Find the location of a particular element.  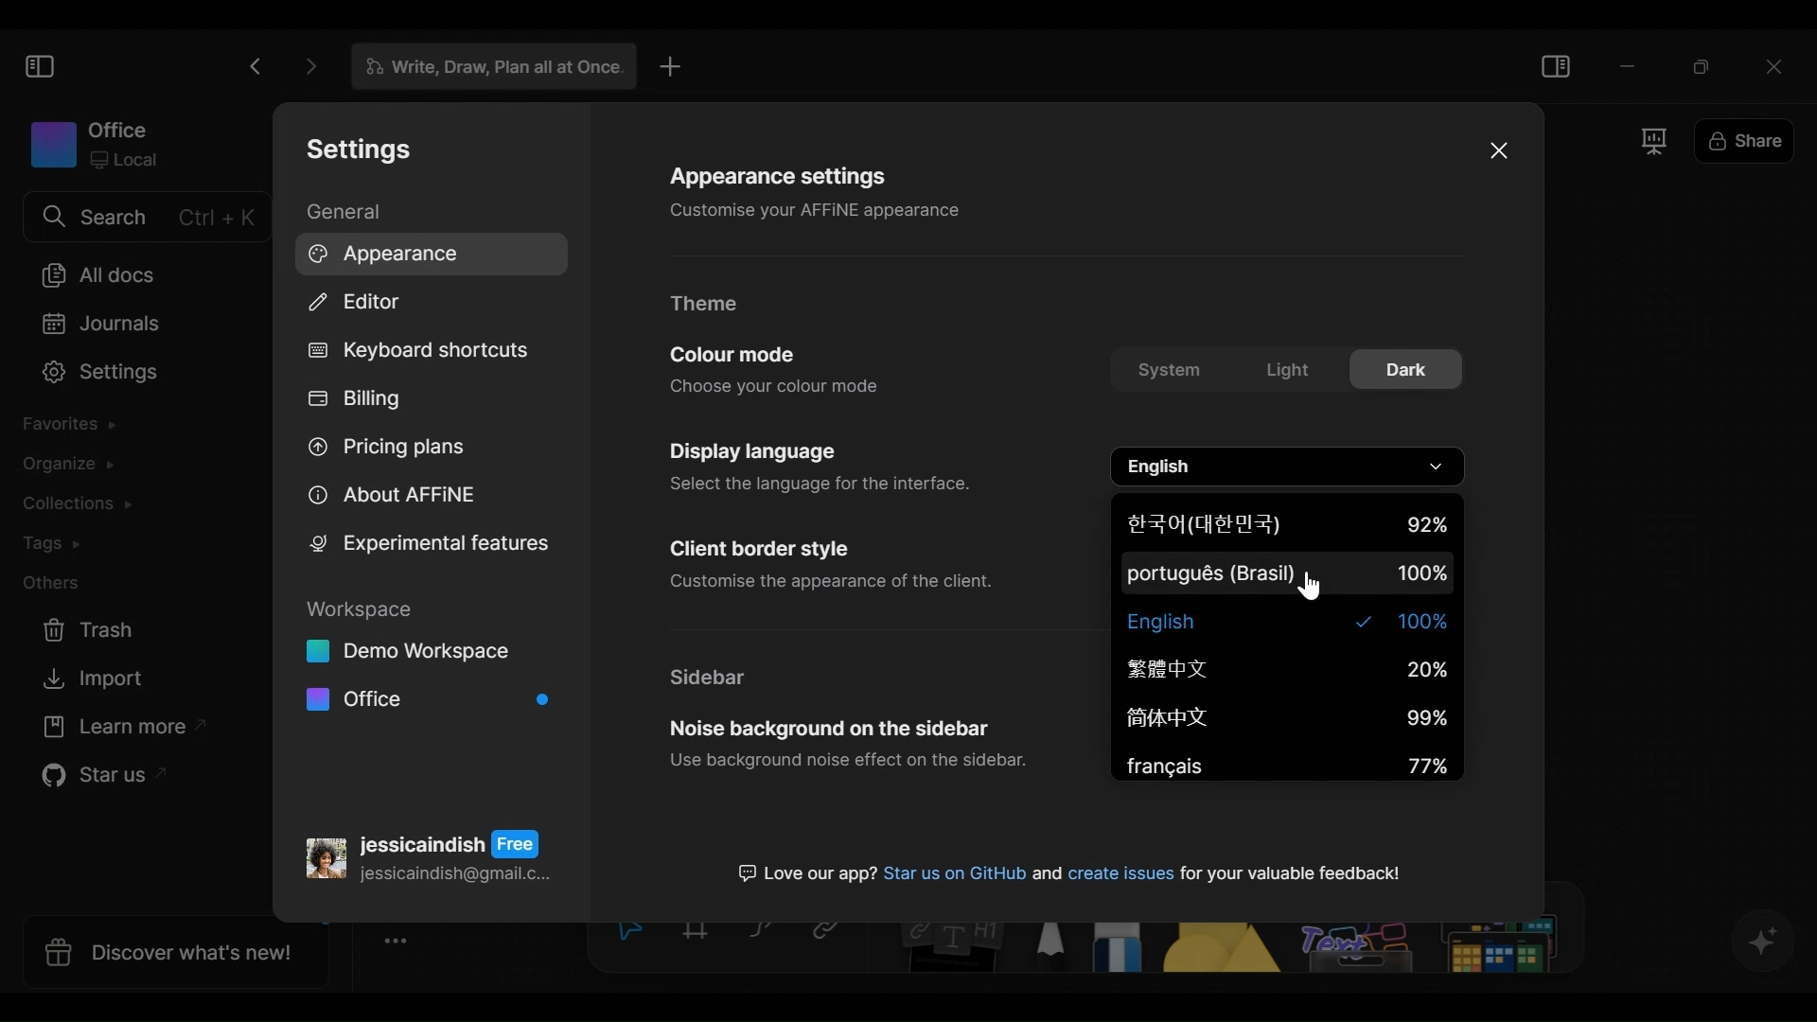

Client border Style is located at coordinates (831, 565).